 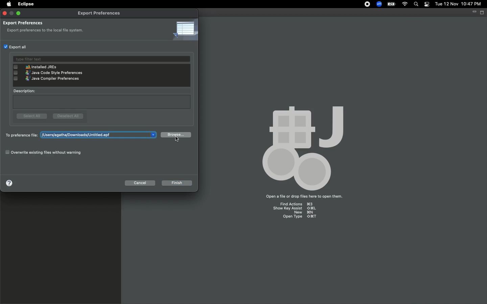 What do you see at coordinates (49, 67) in the screenshot?
I see `installed JREs` at bounding box center [49, 67].